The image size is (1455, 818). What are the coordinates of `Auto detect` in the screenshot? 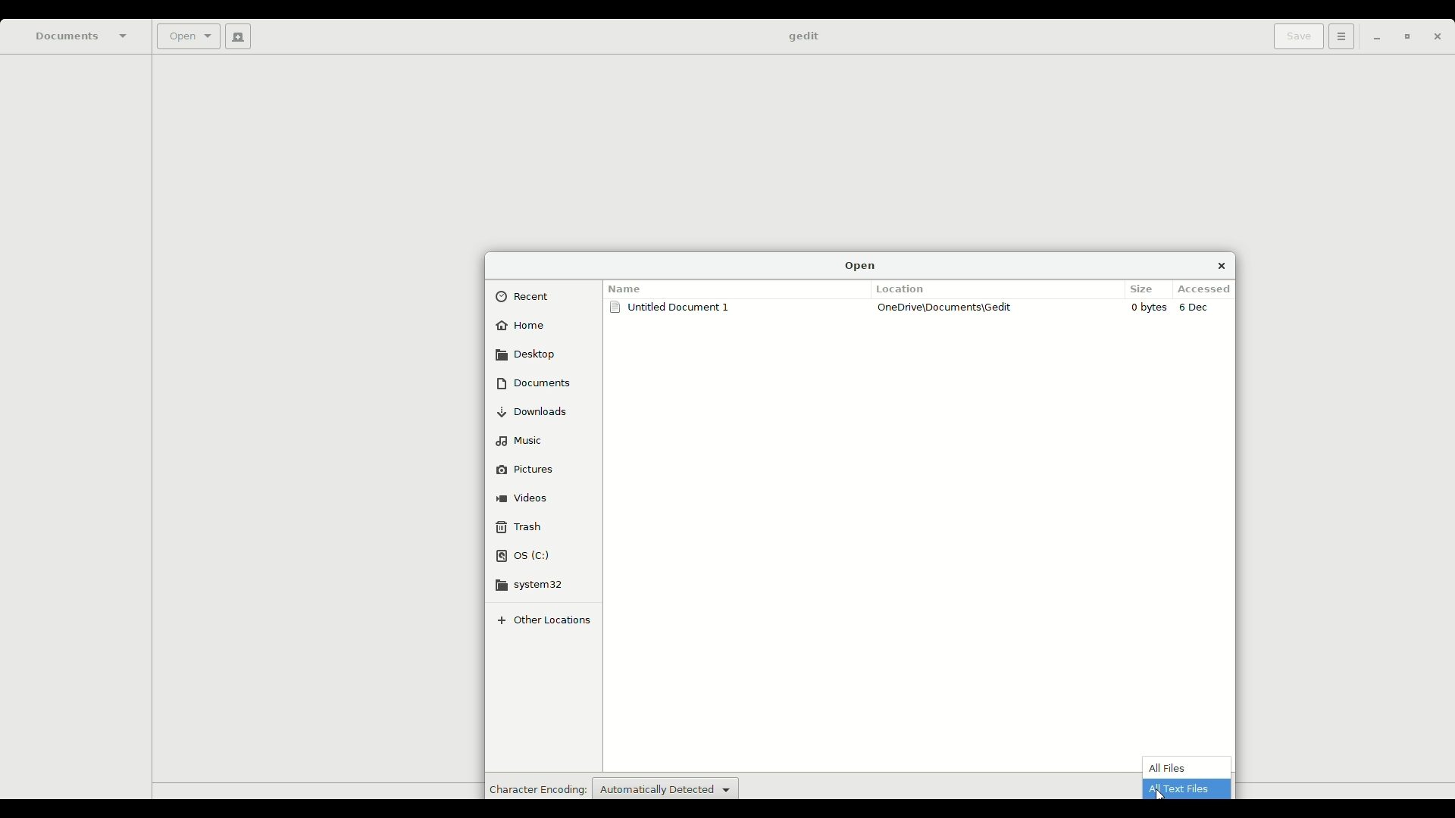 It's located at (665, 787).